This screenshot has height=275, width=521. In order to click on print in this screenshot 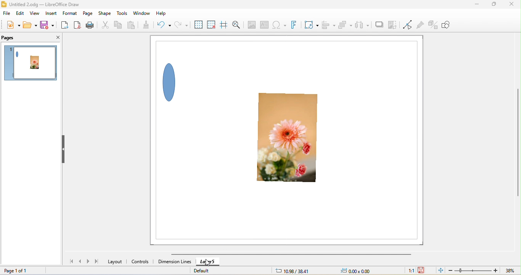, I will do `click(93, 26)`.